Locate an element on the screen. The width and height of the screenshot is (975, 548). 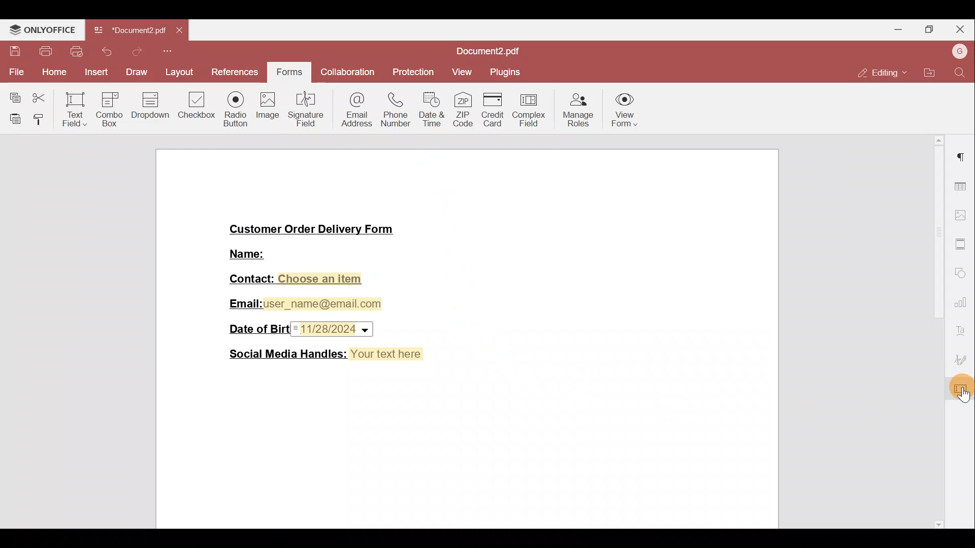
Date of Birth: is located at coordinates (257, 328).